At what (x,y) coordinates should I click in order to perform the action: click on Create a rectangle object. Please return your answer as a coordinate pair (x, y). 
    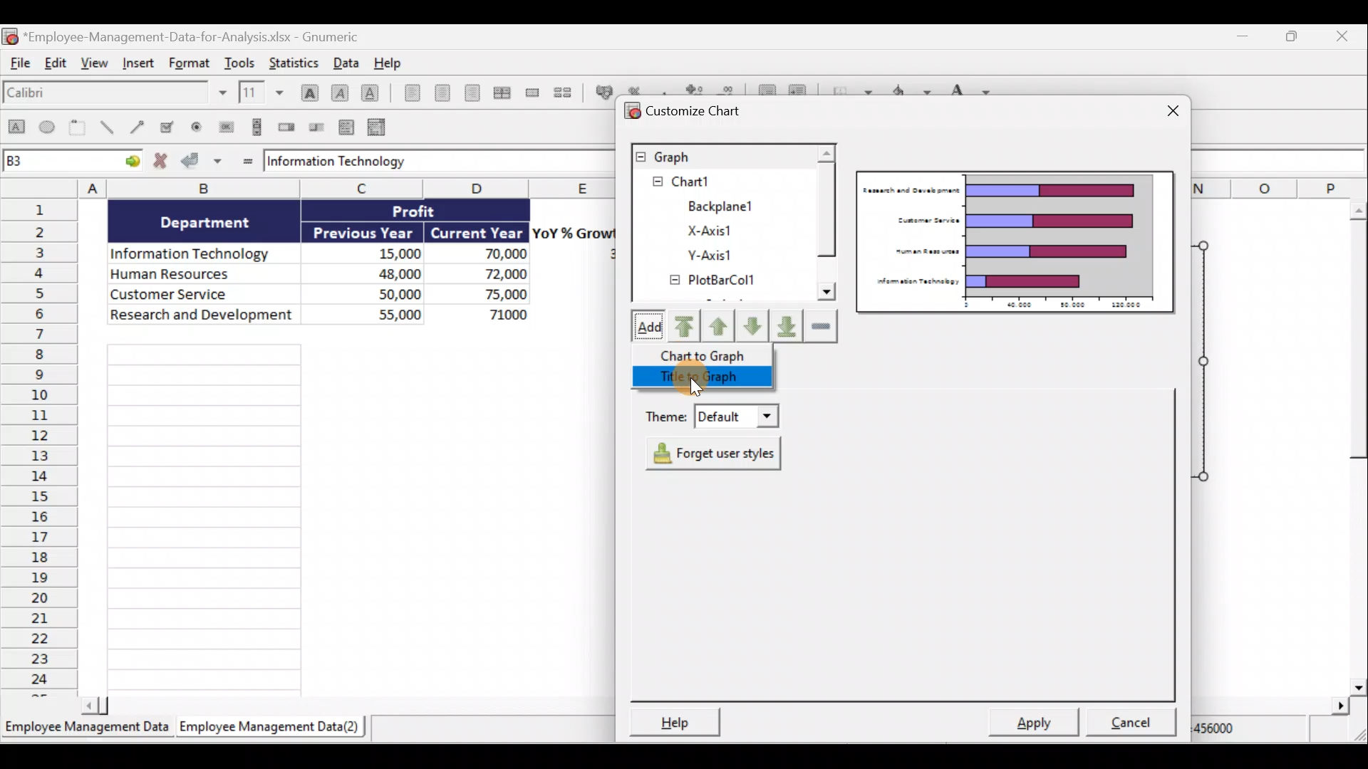
    Looking at the image, I should click on (16, 127).